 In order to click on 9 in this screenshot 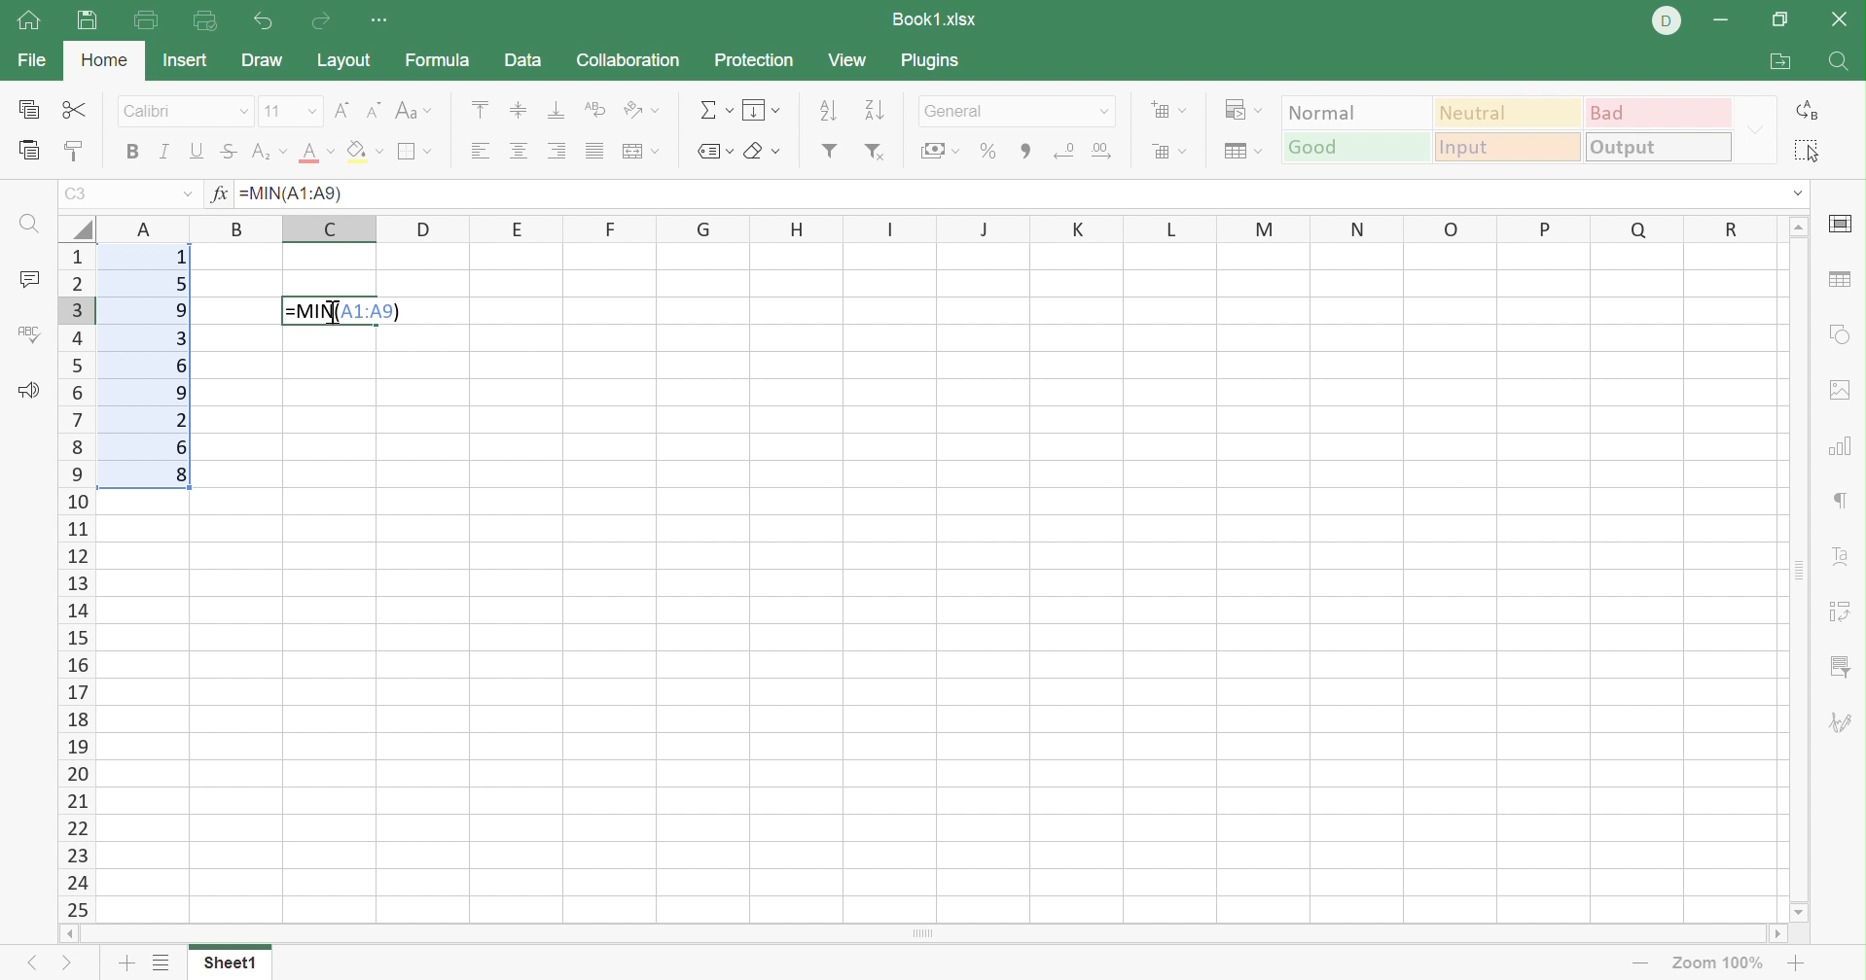, I will do `click(173, 394)`.